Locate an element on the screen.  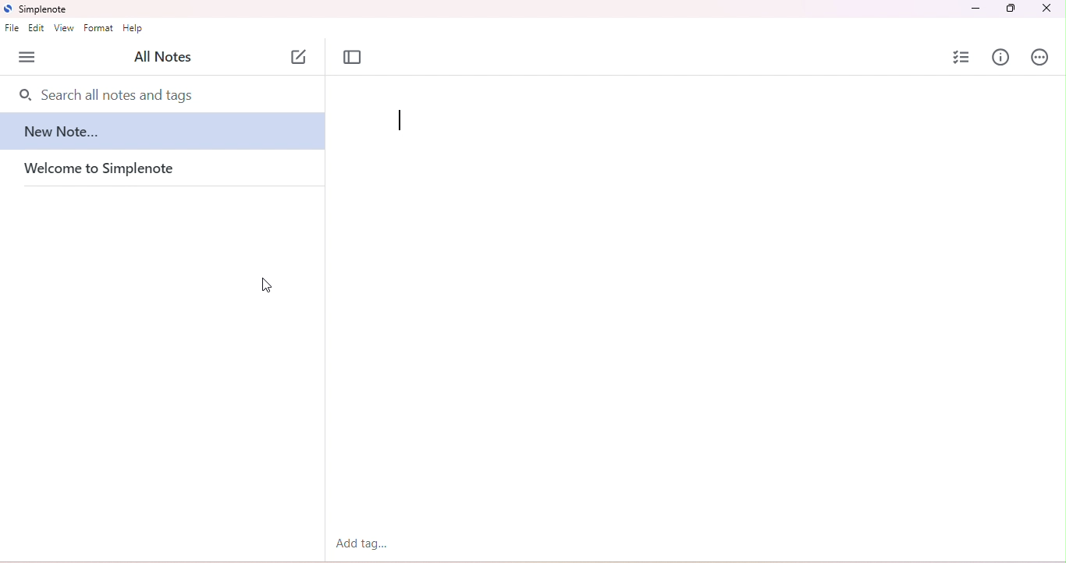
new note is located at coordinates (164, 135).